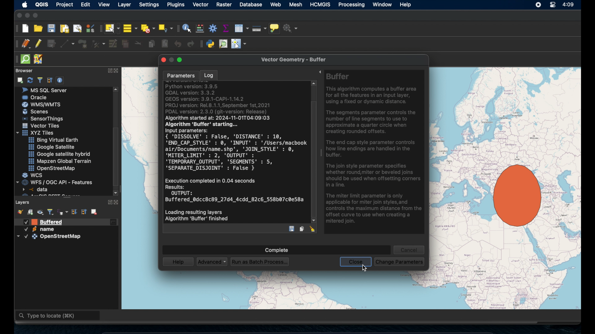 The height and width of the screenshot is (334, 595). Describe the element at coordinates (302, 229) in the screenshot. I see `copy log to clipboard` at that location.